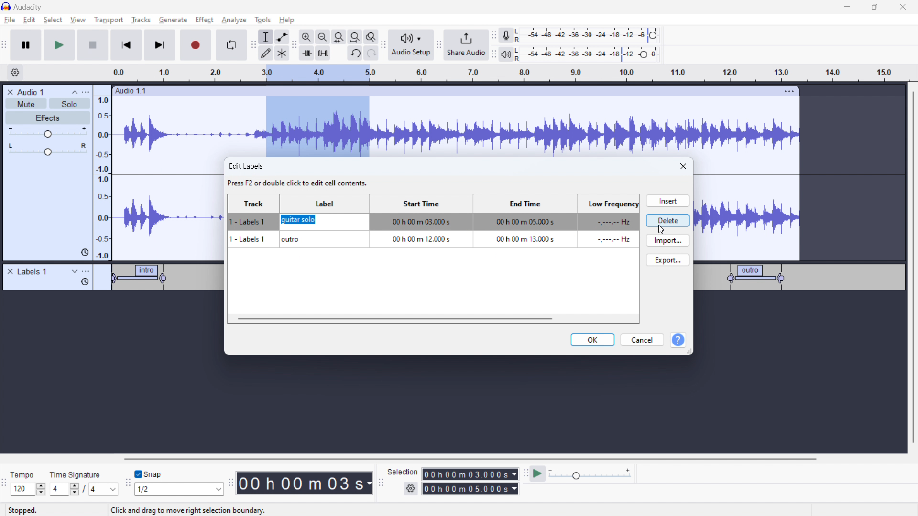  What do you see at coordinates (10, 20) in the screenshot?
I see `file` at bounding box center [10, 20].